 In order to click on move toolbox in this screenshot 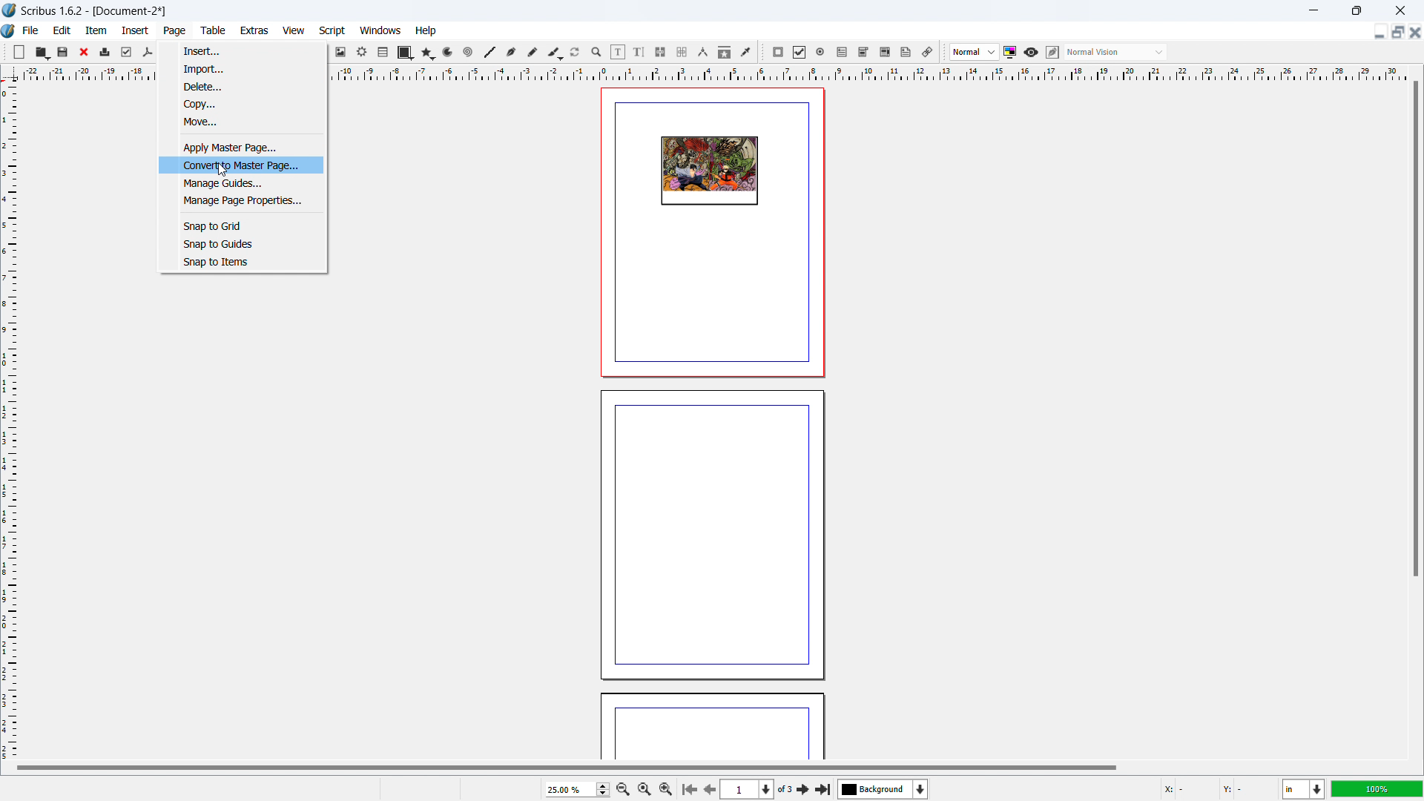, I will do `click(944, 53)`.